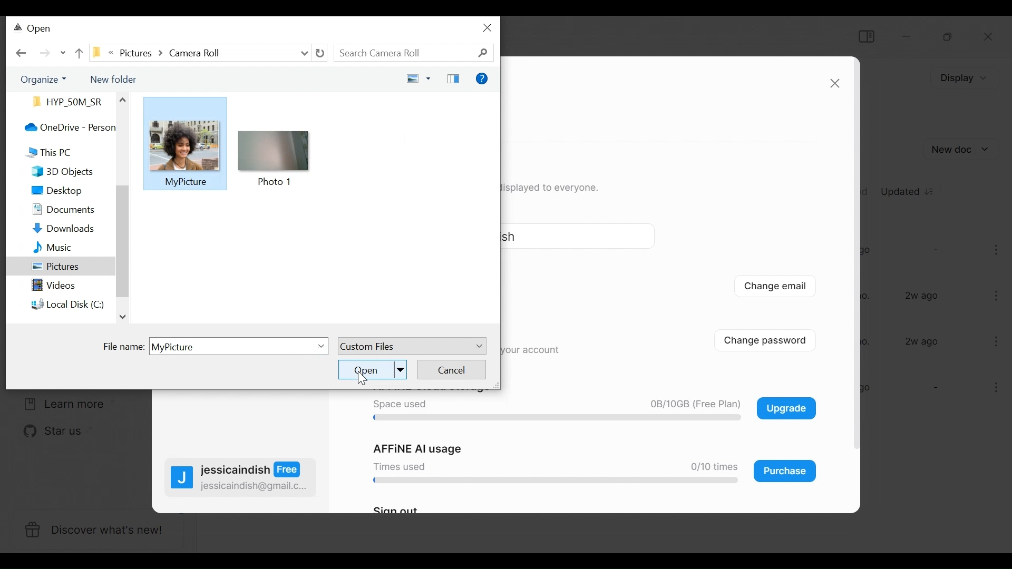 Image resolution: width=1012 pixels, height=569 pixels. Describe the element at coordinates (320, 53) in the screenshot. I see `Refresh` at that location.